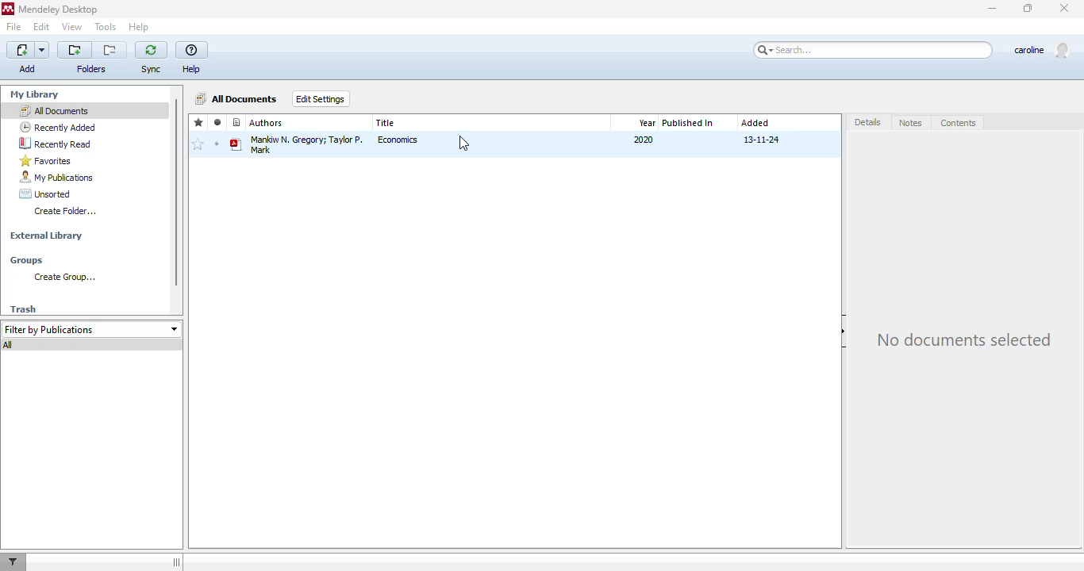 This screenshot has height=571, width=1084. I want to click on add to favorites, so click(197, 145).